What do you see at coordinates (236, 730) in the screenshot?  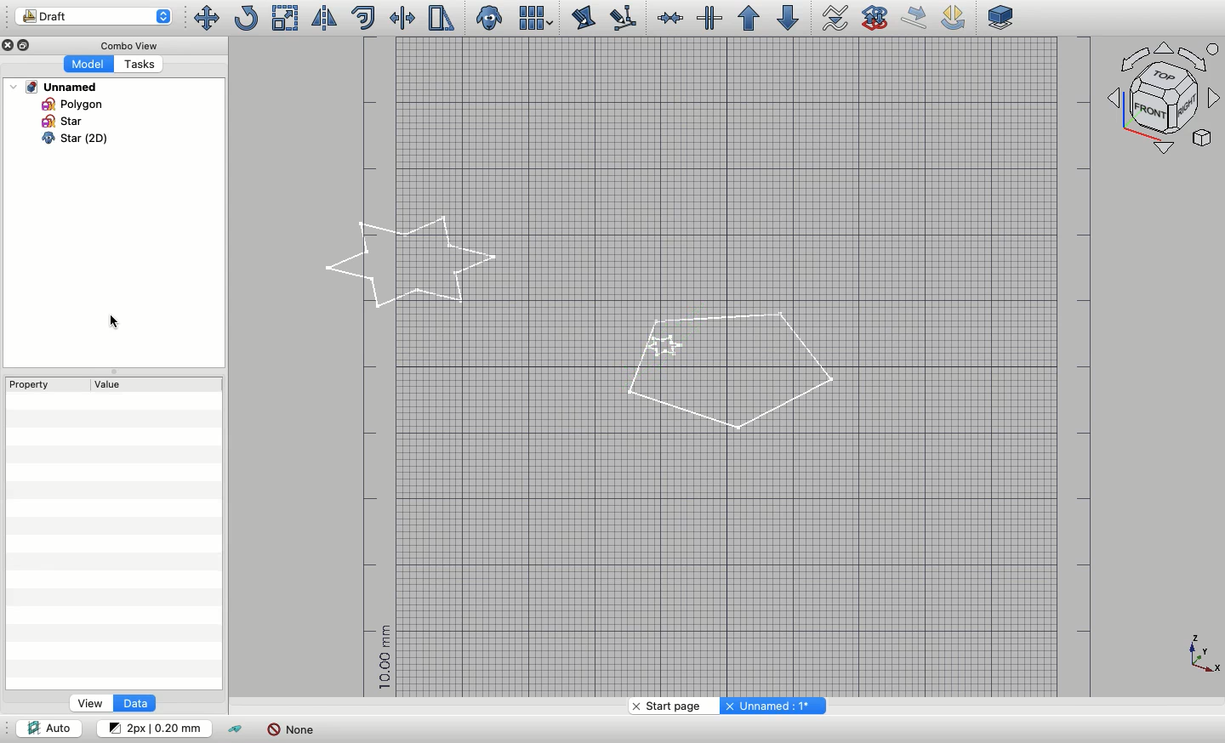 I see `Toggle construction mode` at bounding box center [236, 730].